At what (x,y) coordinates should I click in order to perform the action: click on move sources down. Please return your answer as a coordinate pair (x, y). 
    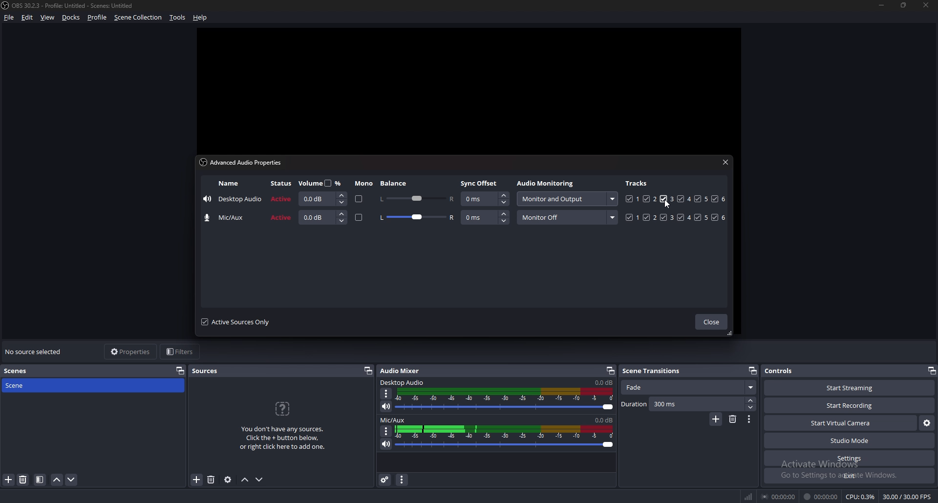
    Looking at the image, I should click on (260, 480).